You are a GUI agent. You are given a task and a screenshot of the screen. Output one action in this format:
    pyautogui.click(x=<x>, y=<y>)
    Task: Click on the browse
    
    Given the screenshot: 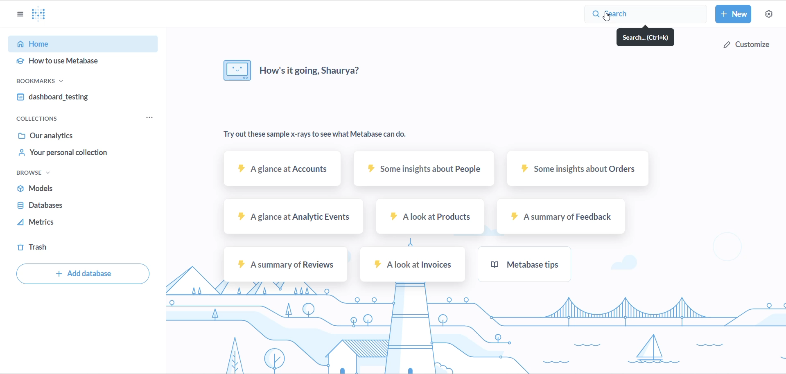 What is the action you would take?
    pyautogui.click(x=41, y=174)
    